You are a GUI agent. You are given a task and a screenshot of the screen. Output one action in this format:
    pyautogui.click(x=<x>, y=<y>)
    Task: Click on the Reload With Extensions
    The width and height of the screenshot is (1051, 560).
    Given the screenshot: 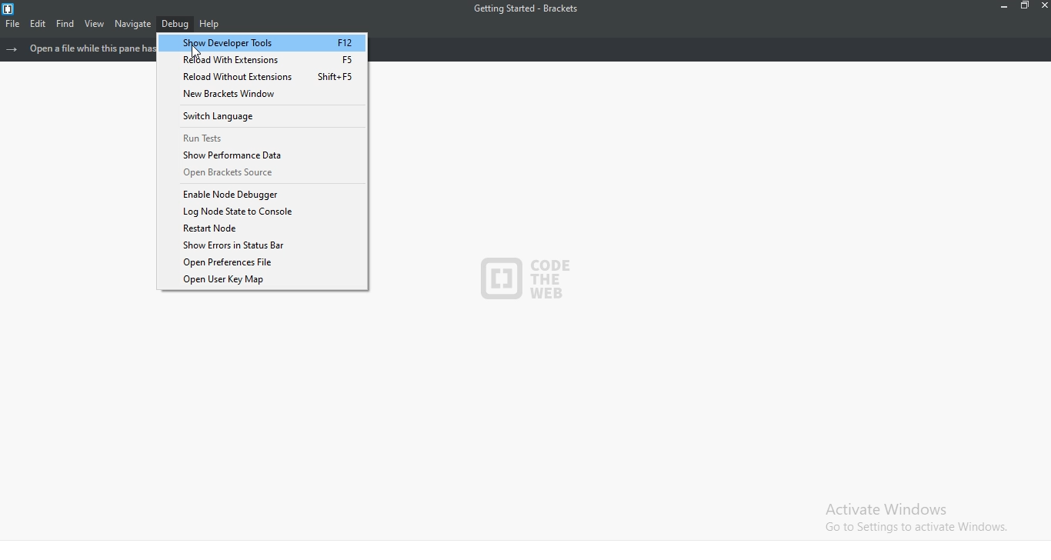 What is the action you would take?
    pyautogui.click(x=261, y=59)
    